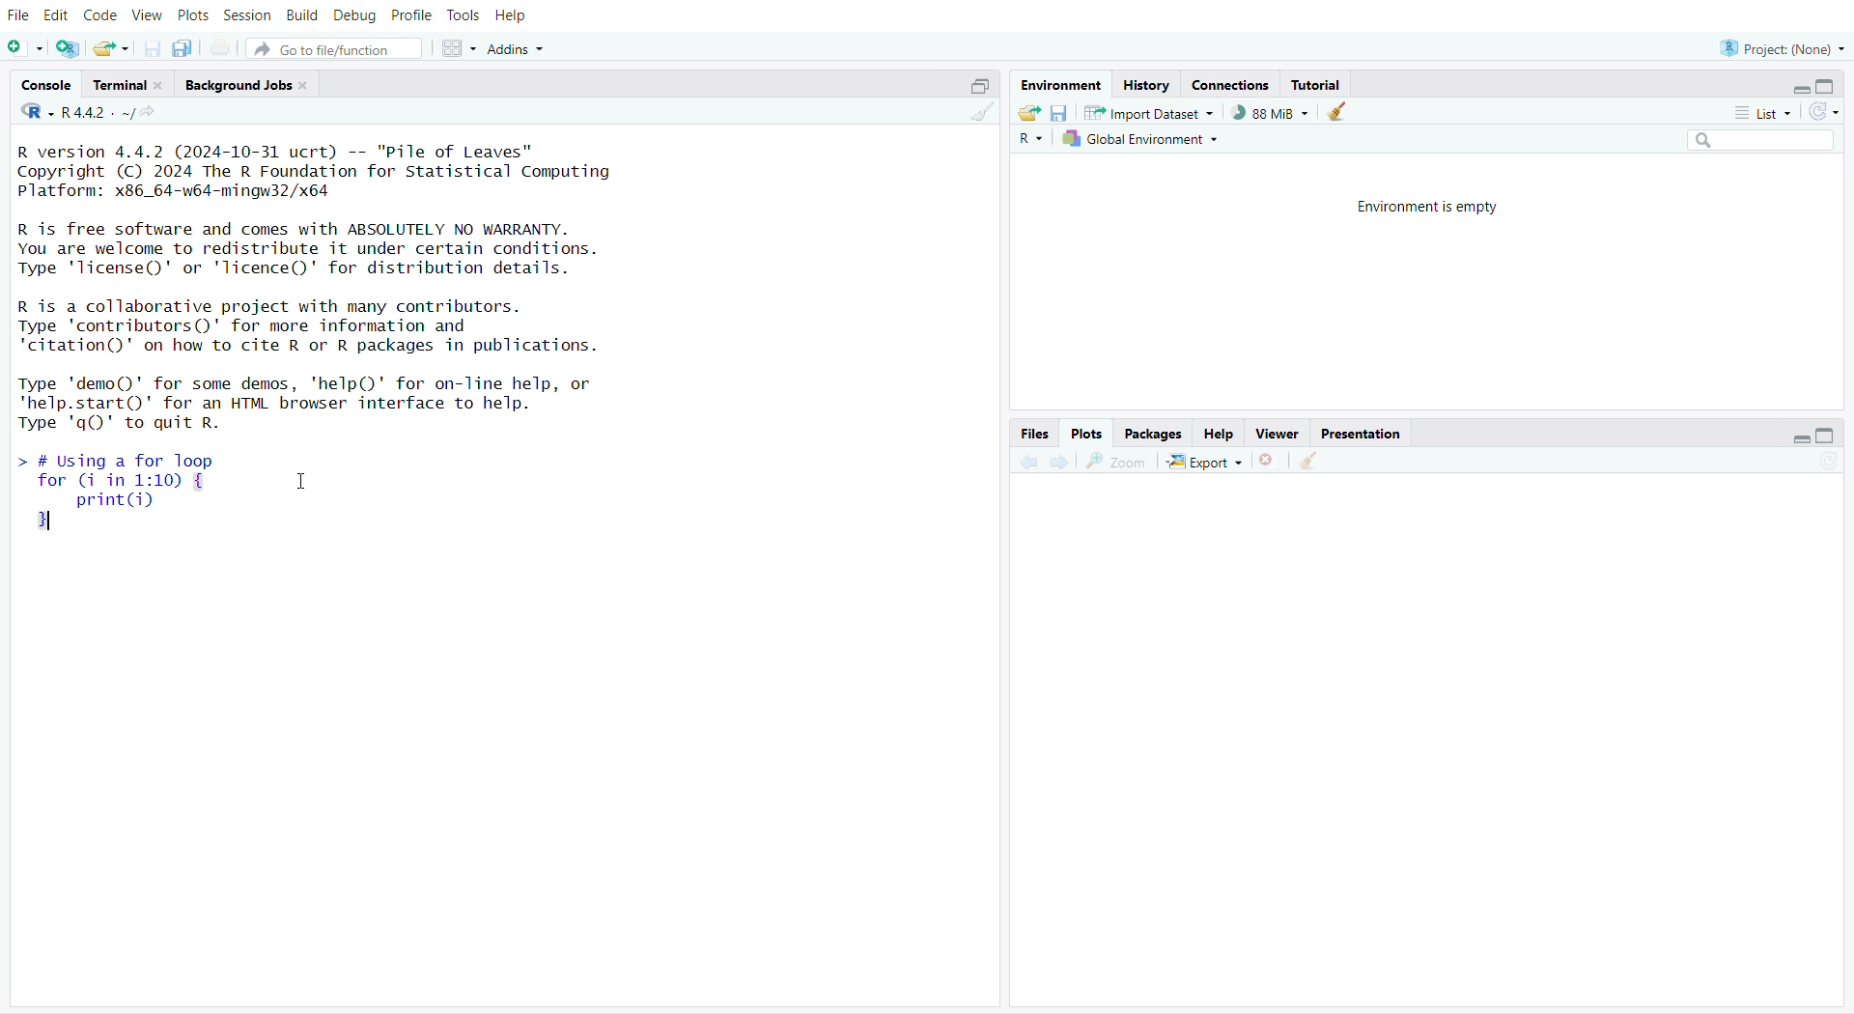  What do you see at coordinates (195, 14) in the screenshot?
I see `plots` at bounding box center [195, 14].